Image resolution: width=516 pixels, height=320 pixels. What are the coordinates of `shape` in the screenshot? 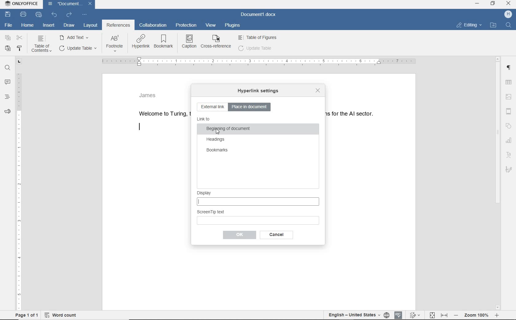 It's located at (509, 126).